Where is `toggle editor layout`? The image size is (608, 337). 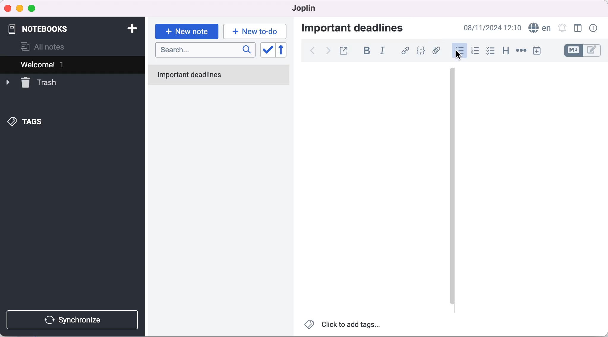 toggle editor layout is located at coordinates (577, 29).